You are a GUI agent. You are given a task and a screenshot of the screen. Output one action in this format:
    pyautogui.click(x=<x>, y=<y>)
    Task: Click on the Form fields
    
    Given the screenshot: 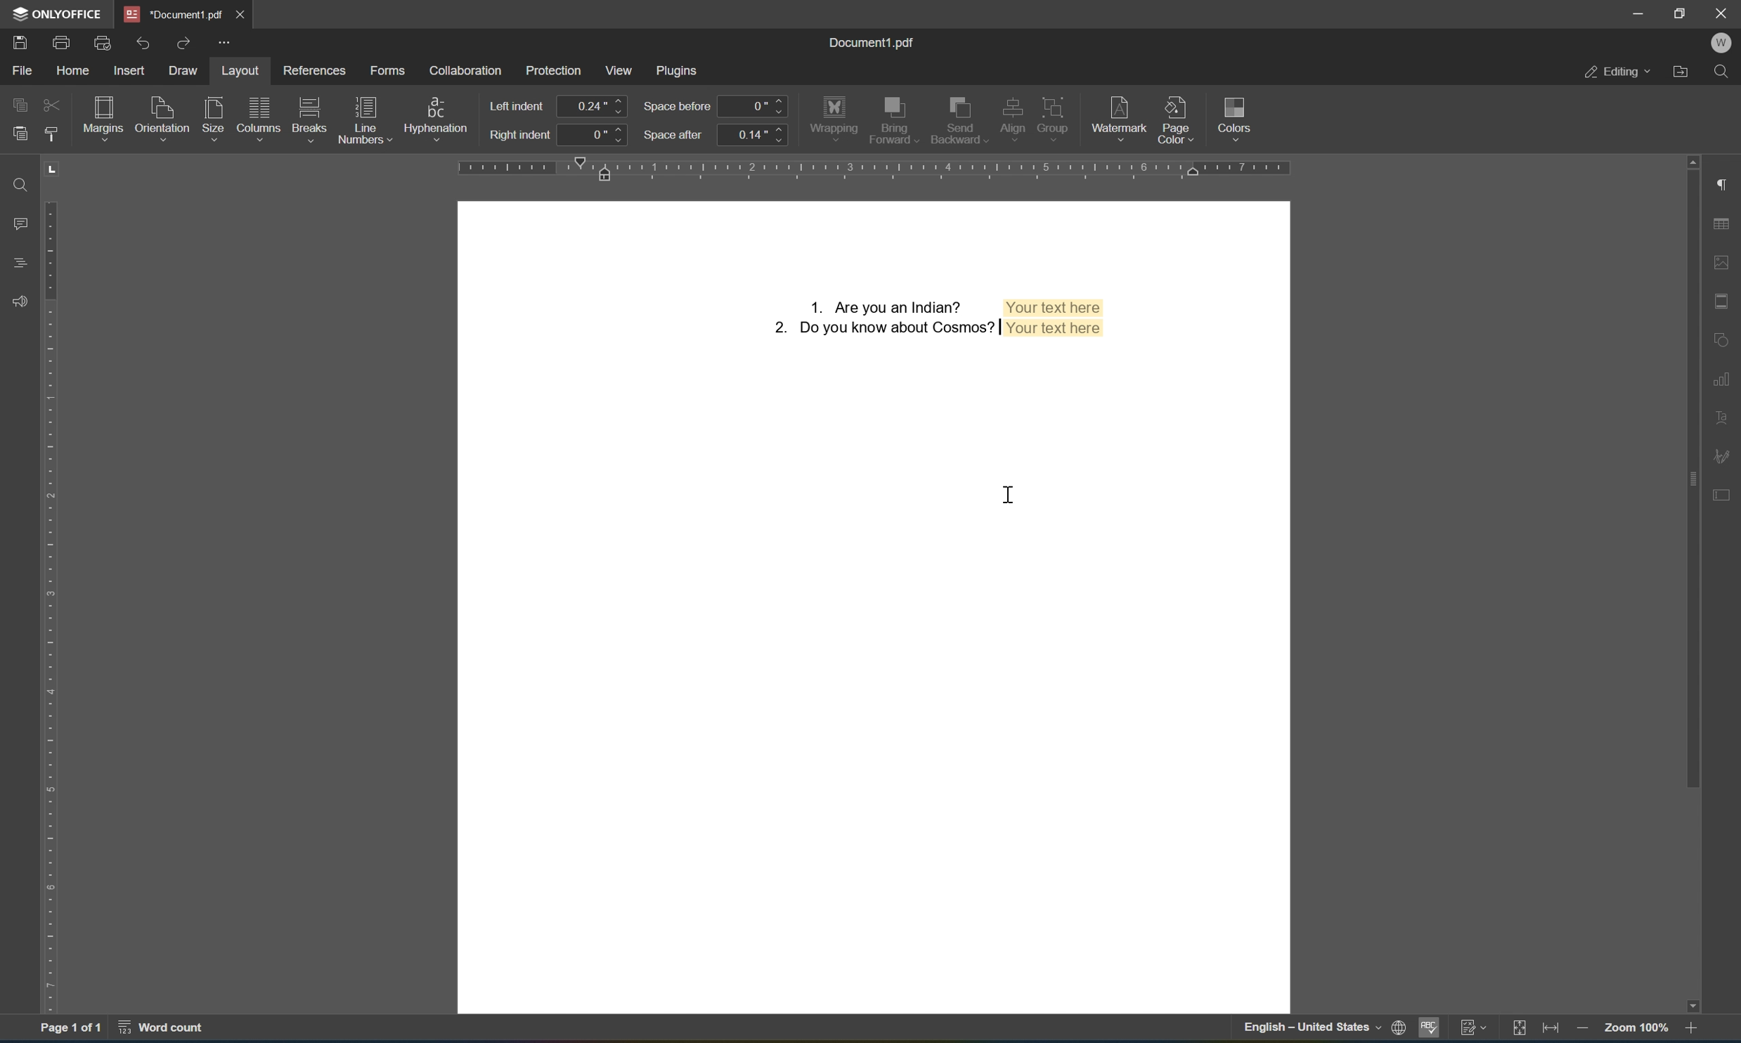 What is the action you would take?
    pyautogui.click(x=933, y=318)
    